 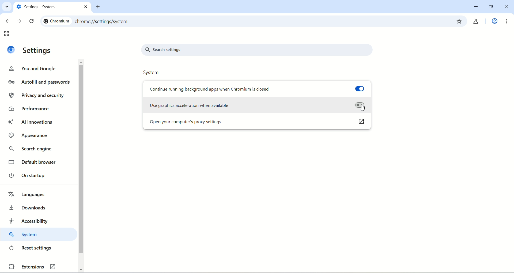 I want to click on vertical scroll bar, so click(x=82, y=165).